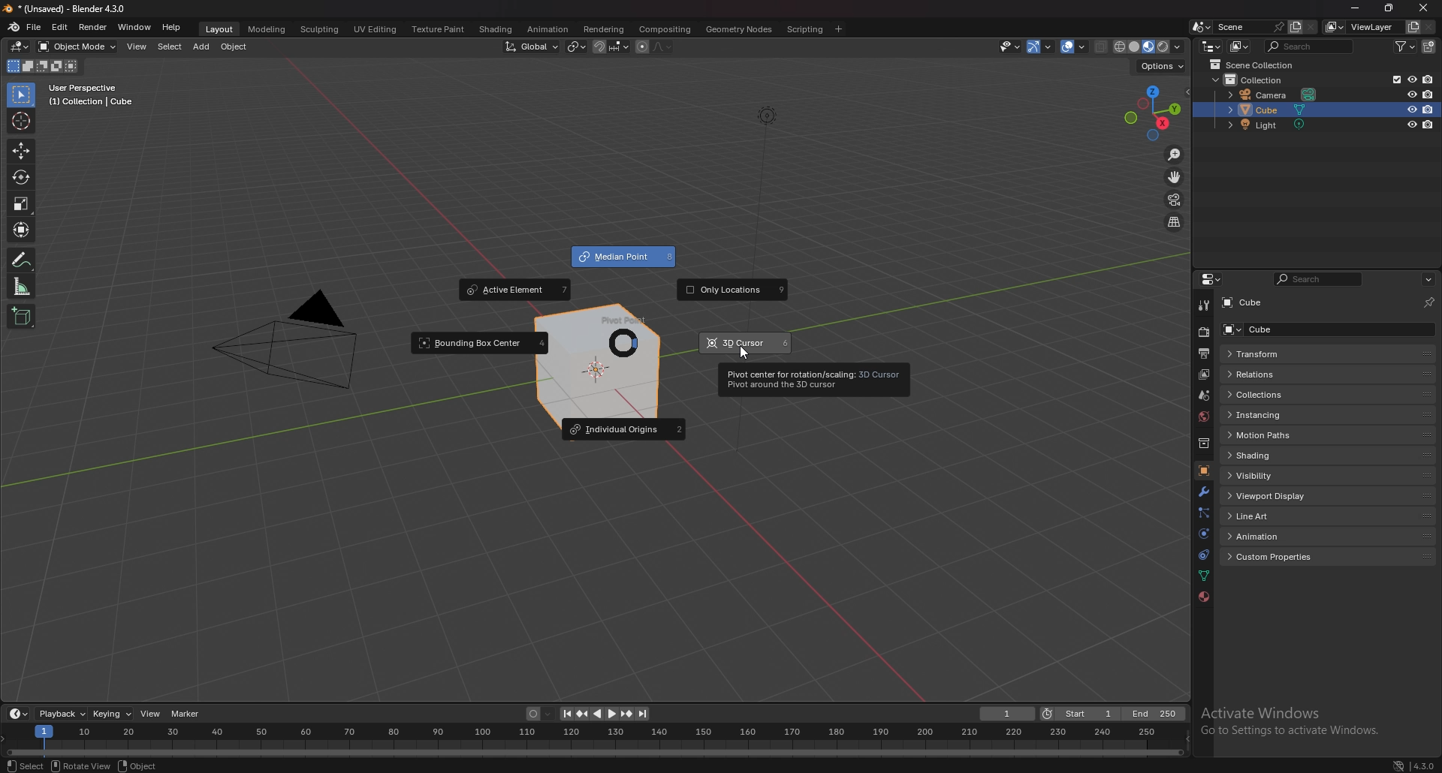 The image size is (1442, 773). What do you see at coordinates (1312, 27) in the screenshot?
I see `delete scene` at bounding box center [1312, 27].